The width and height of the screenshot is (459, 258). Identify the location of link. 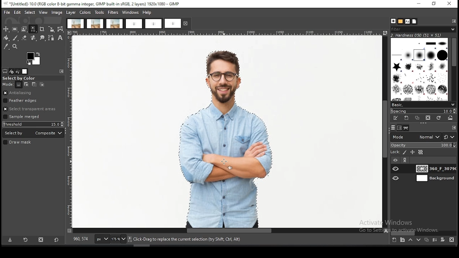
(405, 160).